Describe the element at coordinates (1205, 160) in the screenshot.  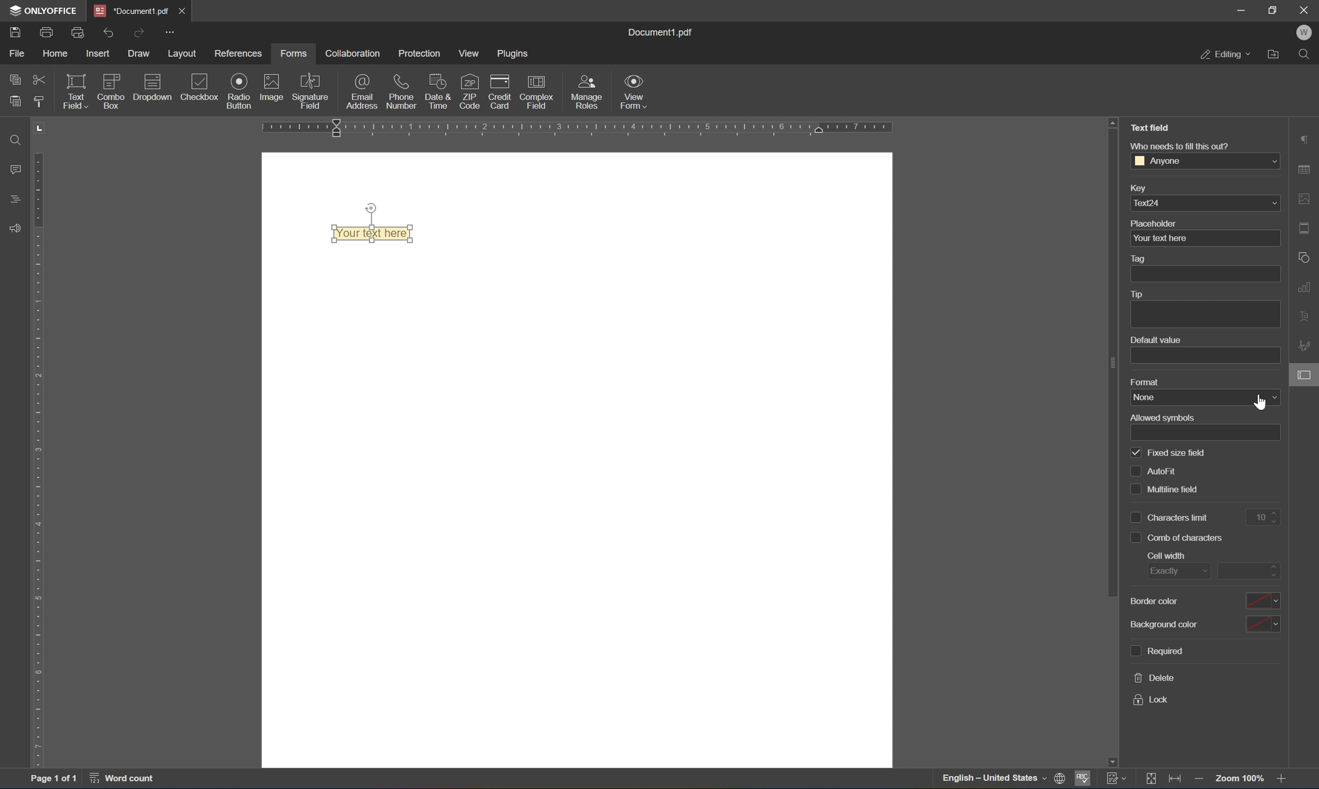
I see `anyone` at that location.